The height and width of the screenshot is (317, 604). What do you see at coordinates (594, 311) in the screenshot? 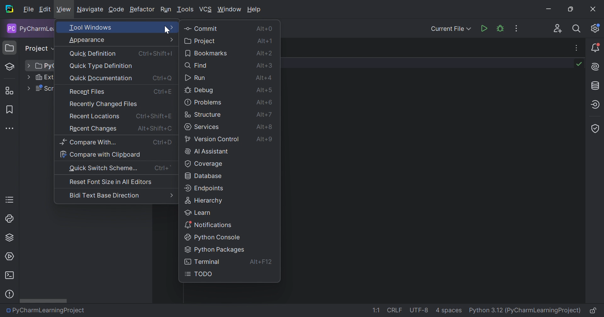
I see `Make file read-only` at bounding box center [594, 311].